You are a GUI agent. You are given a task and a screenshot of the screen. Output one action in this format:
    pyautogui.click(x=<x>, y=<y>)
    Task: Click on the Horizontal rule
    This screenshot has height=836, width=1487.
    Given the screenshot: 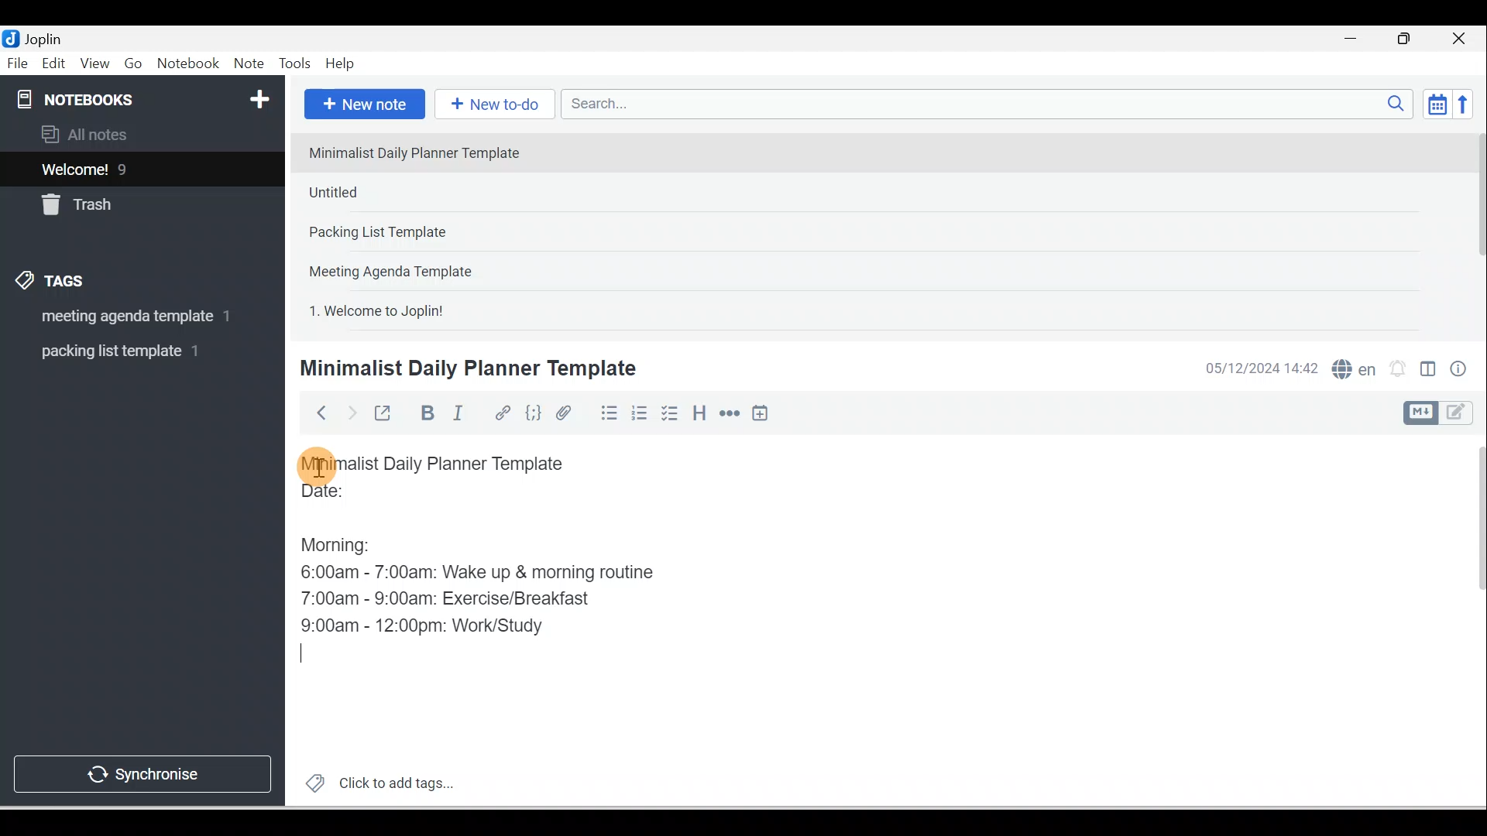 What is the action you would take?
    pyautogui.click(x=731, y=413)
    